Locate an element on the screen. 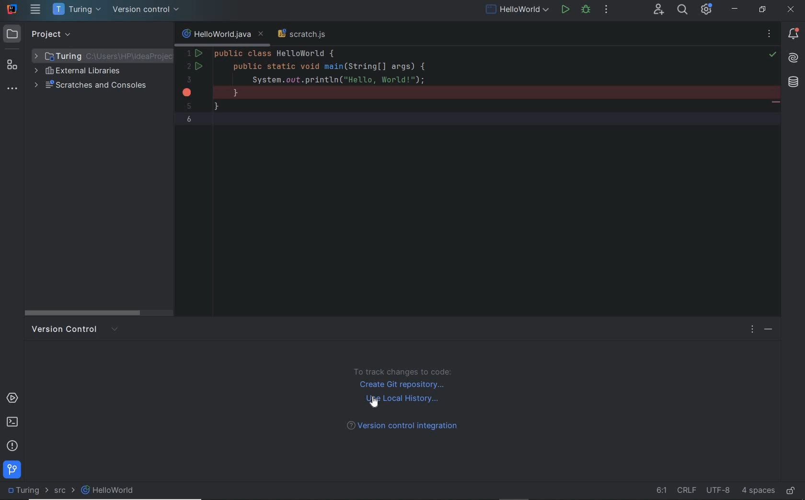 The height and width of the screenshot is (500, 805). no problems found is located at coordinates (770, 35).